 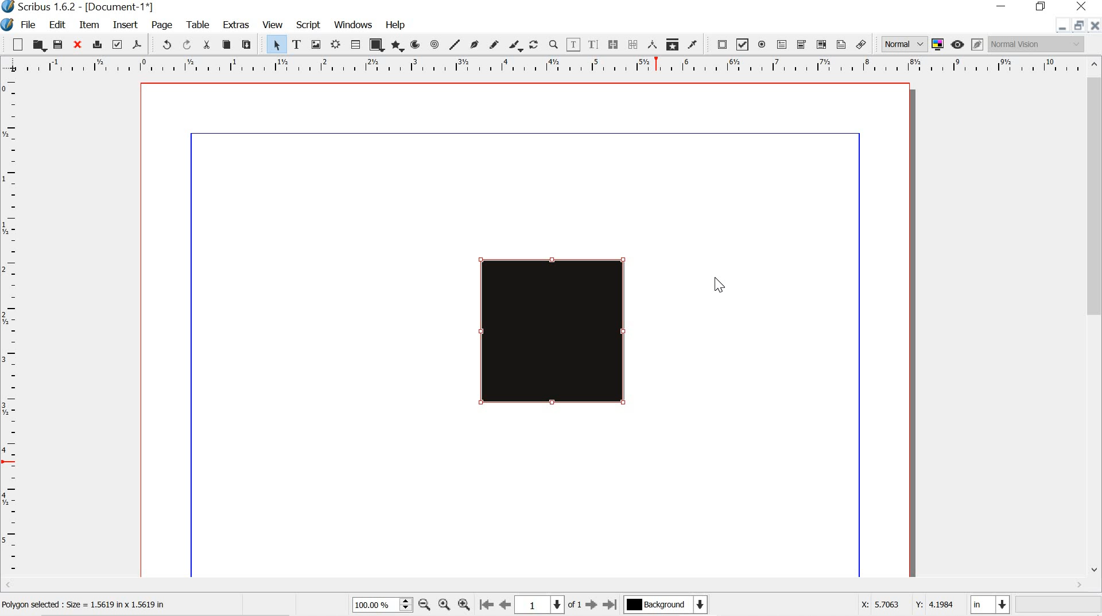 I want to click on freehand line, so click(x=494, y=44).